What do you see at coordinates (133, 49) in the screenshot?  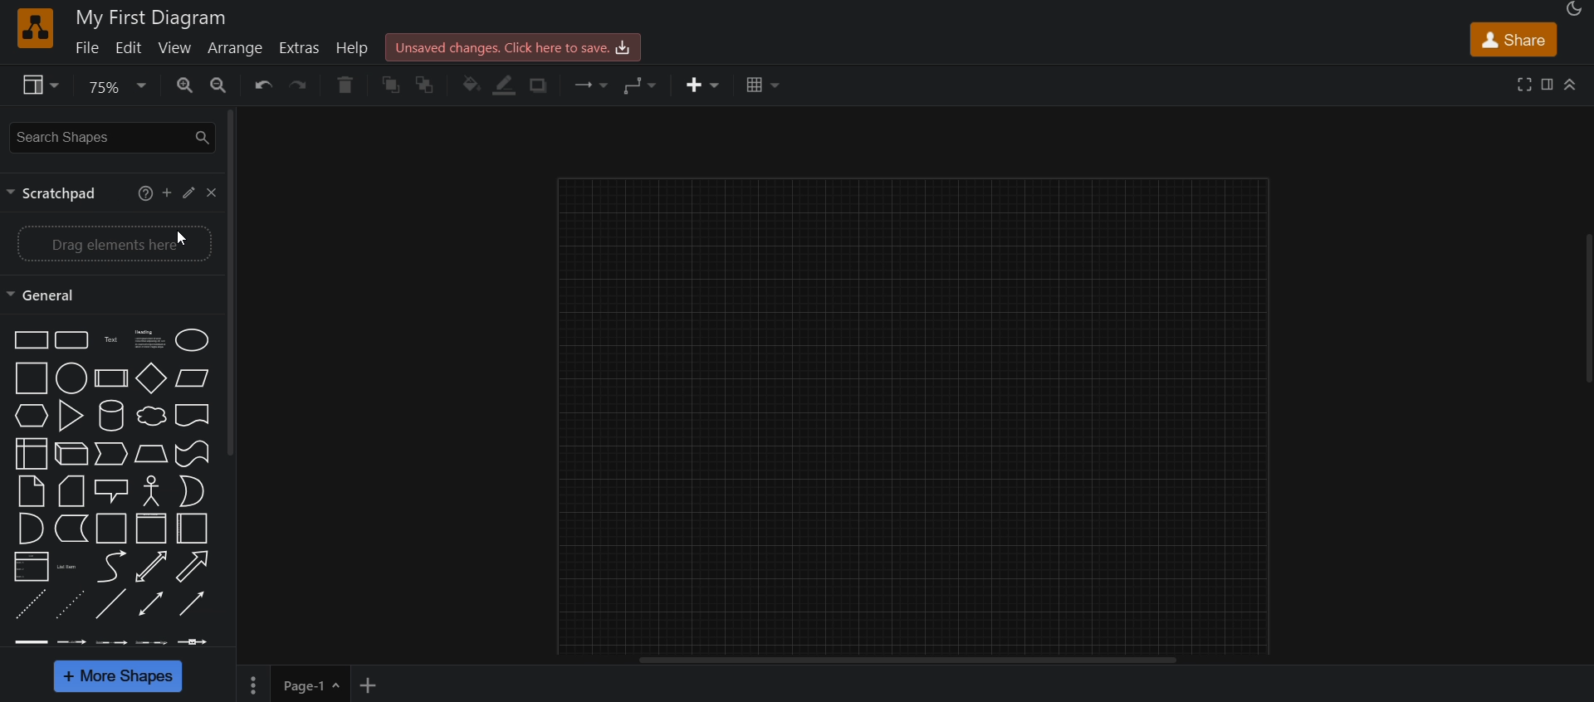 I see `edit` at bounding box center [133, 49].